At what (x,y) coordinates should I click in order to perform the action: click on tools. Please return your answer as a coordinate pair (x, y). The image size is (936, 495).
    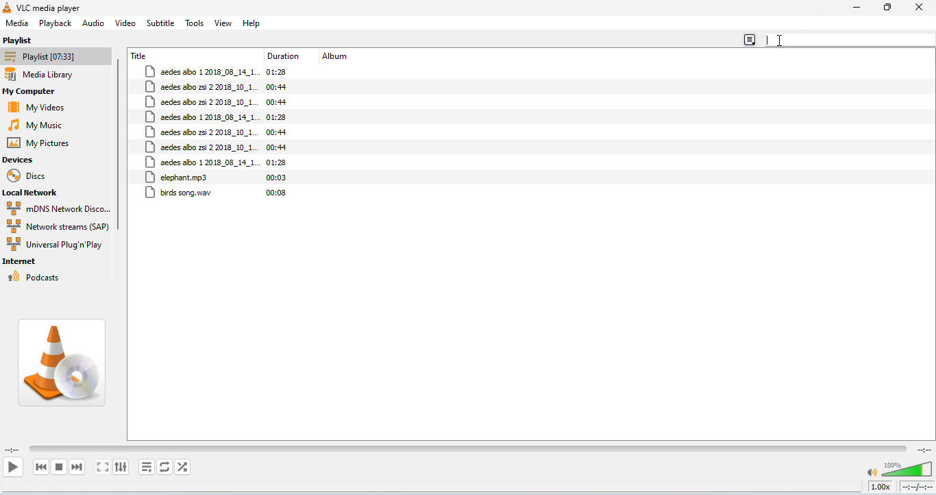
    Looking at the image, I should click on (195, 23).